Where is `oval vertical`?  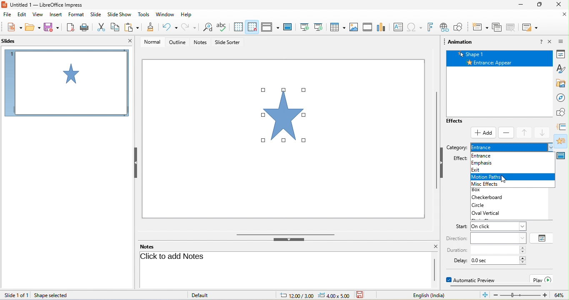 oval vertical is located at coordinates (492, 213).